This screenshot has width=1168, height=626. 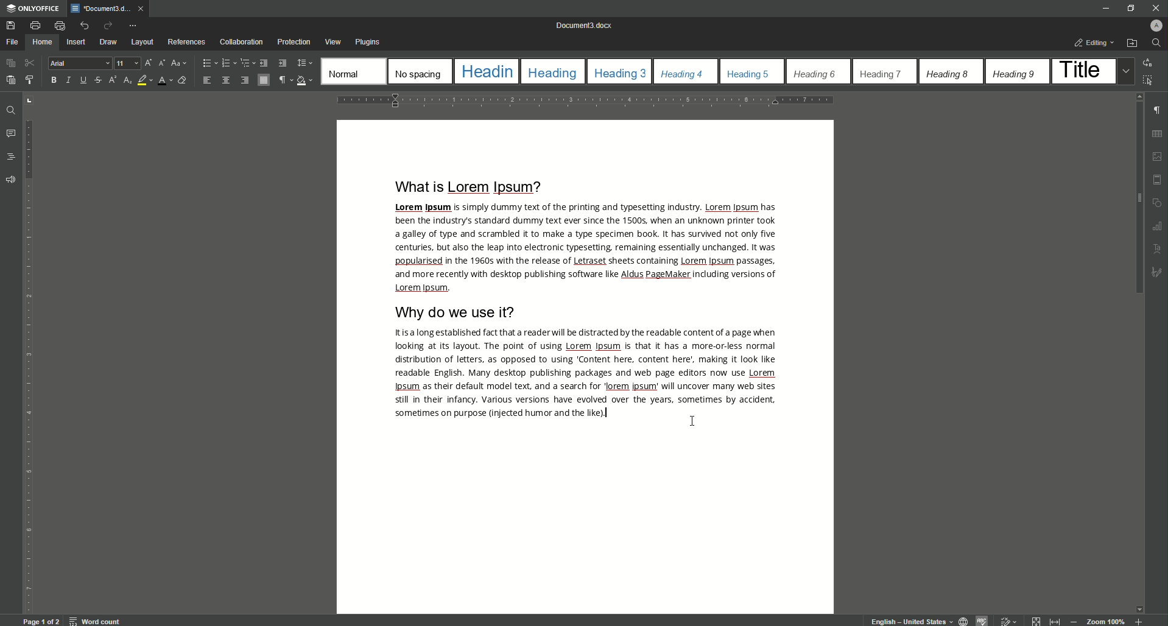 What do you see at coordinates (303, 79) in the screenshot?
I see `Shading` at bounding box center [303, 79].